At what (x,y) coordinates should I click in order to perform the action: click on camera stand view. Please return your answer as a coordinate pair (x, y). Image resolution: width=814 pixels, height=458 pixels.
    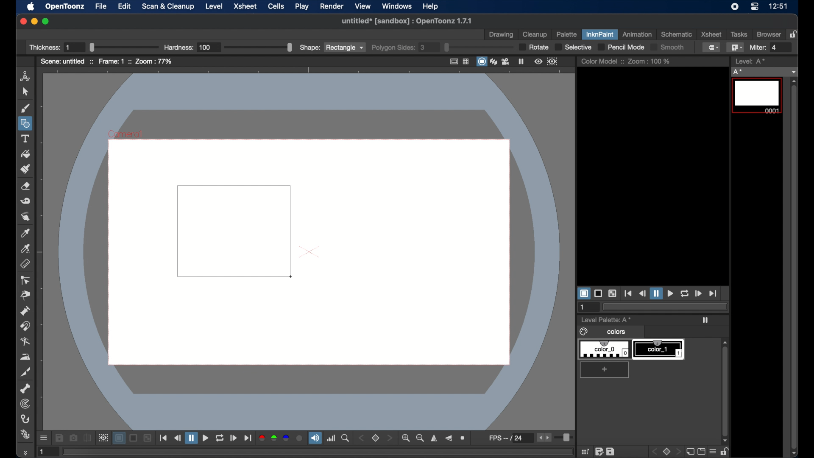
    Looking at the image, I should click on (481, 61).